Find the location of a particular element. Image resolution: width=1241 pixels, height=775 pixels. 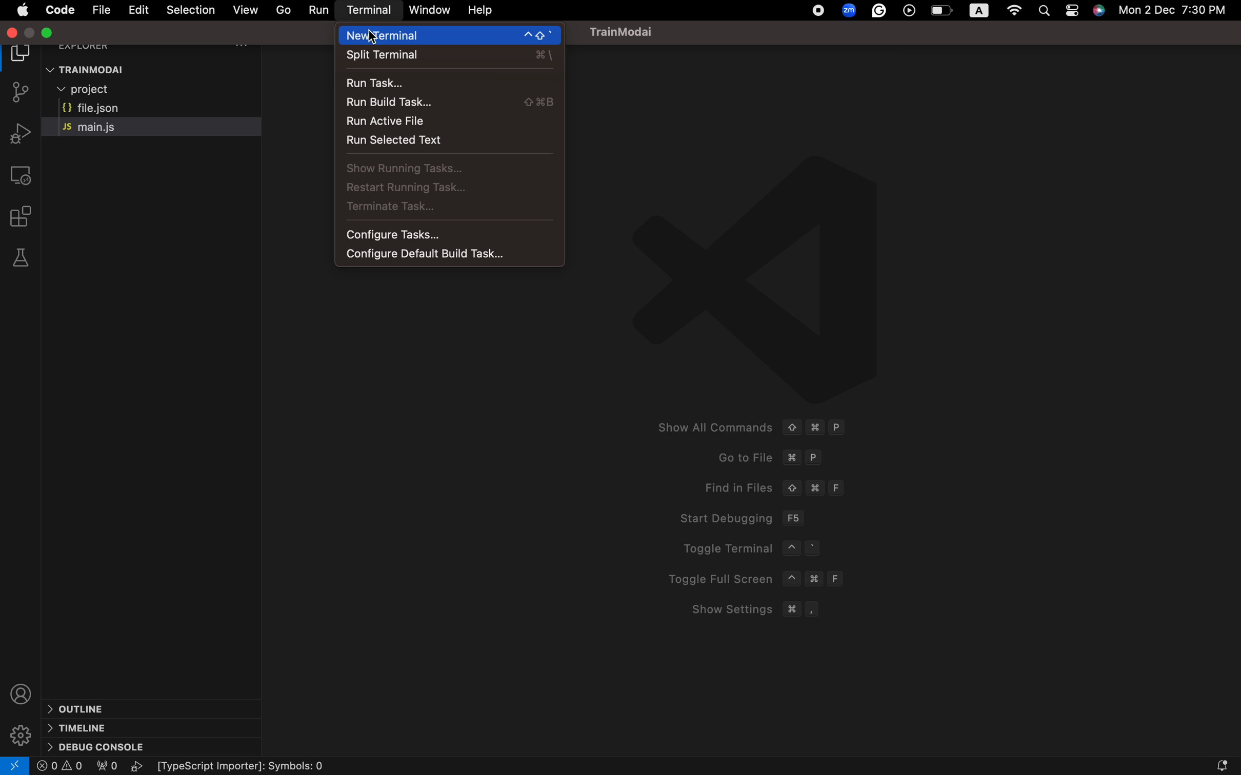

Strat debugging is located at coordinates (739, 517).